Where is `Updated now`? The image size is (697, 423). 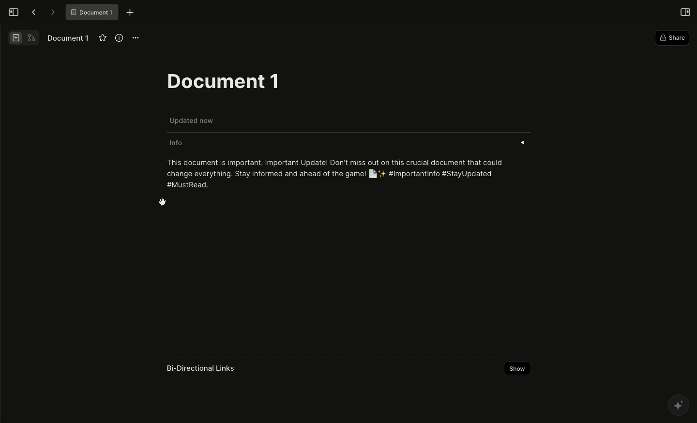
Updated now is located at coordinates (191, 121).